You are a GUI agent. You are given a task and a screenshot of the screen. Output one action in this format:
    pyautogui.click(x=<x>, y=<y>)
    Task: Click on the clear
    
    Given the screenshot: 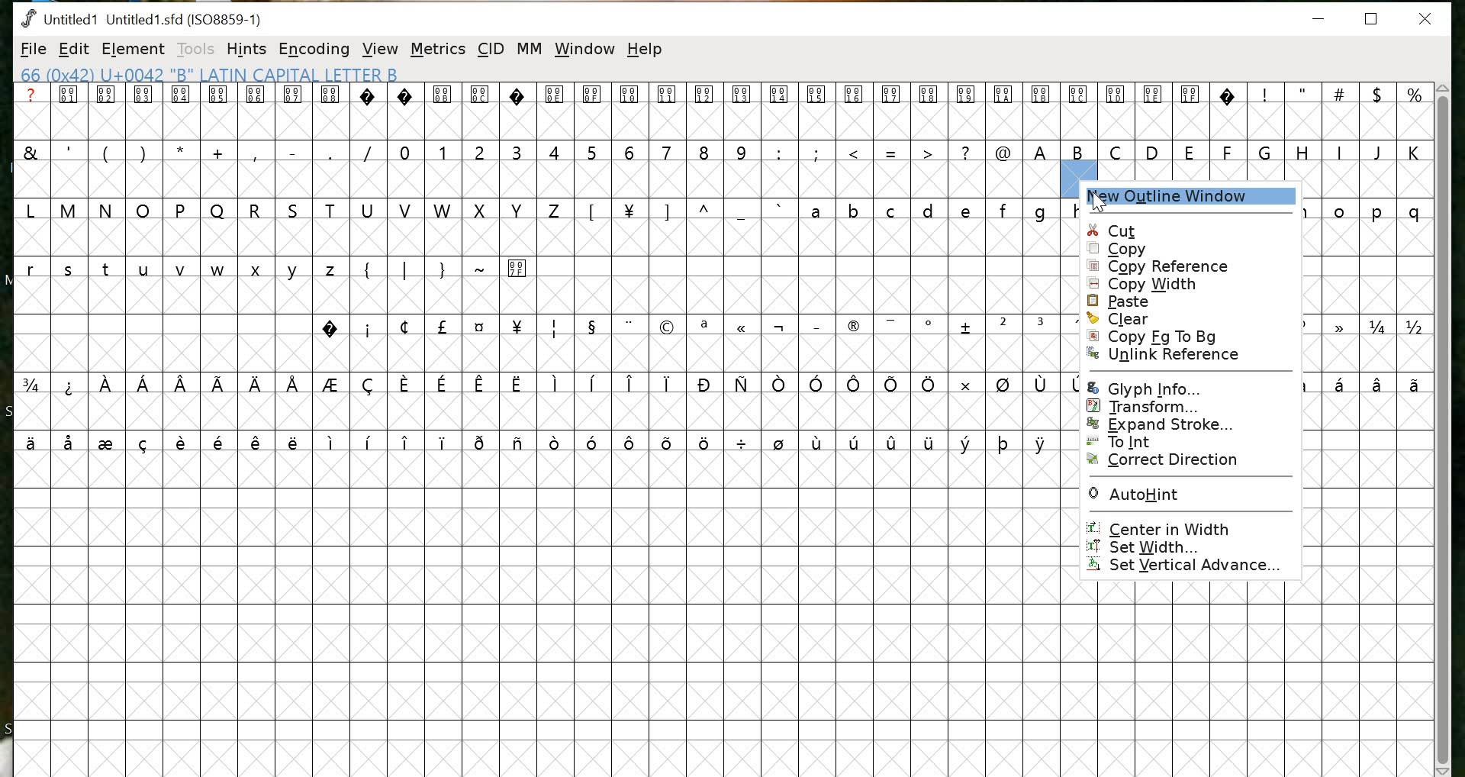 What is the action you would take?
    pyautogui.click(x=1196, y=319)
    